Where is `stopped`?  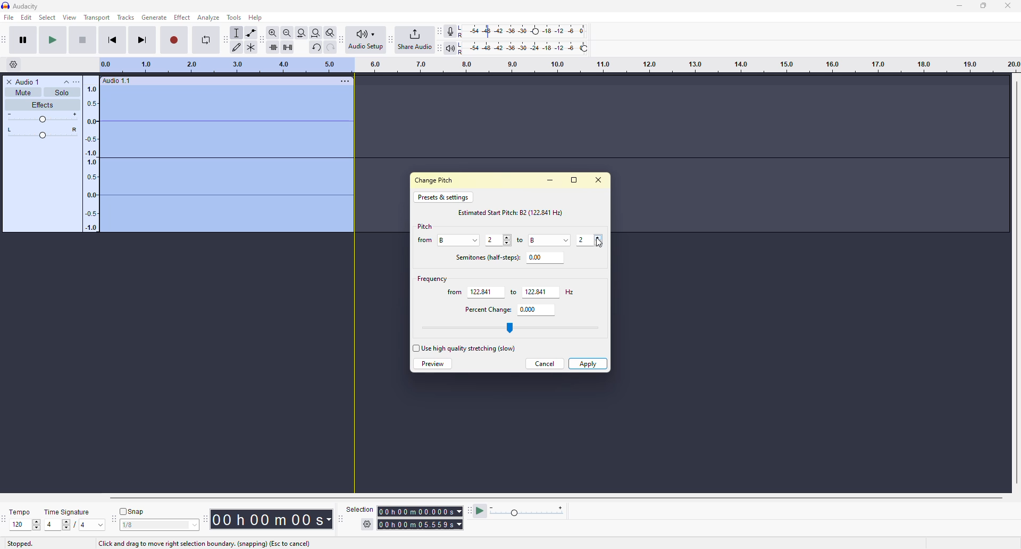 stopped is located at coordinates (20, 543).